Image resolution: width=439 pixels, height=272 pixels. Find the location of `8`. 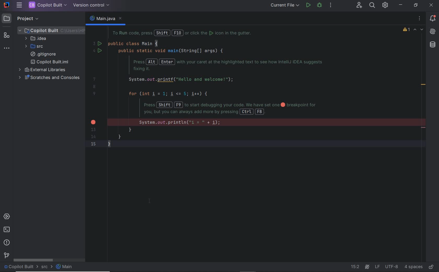

8 is located at coordinates (95, 87).